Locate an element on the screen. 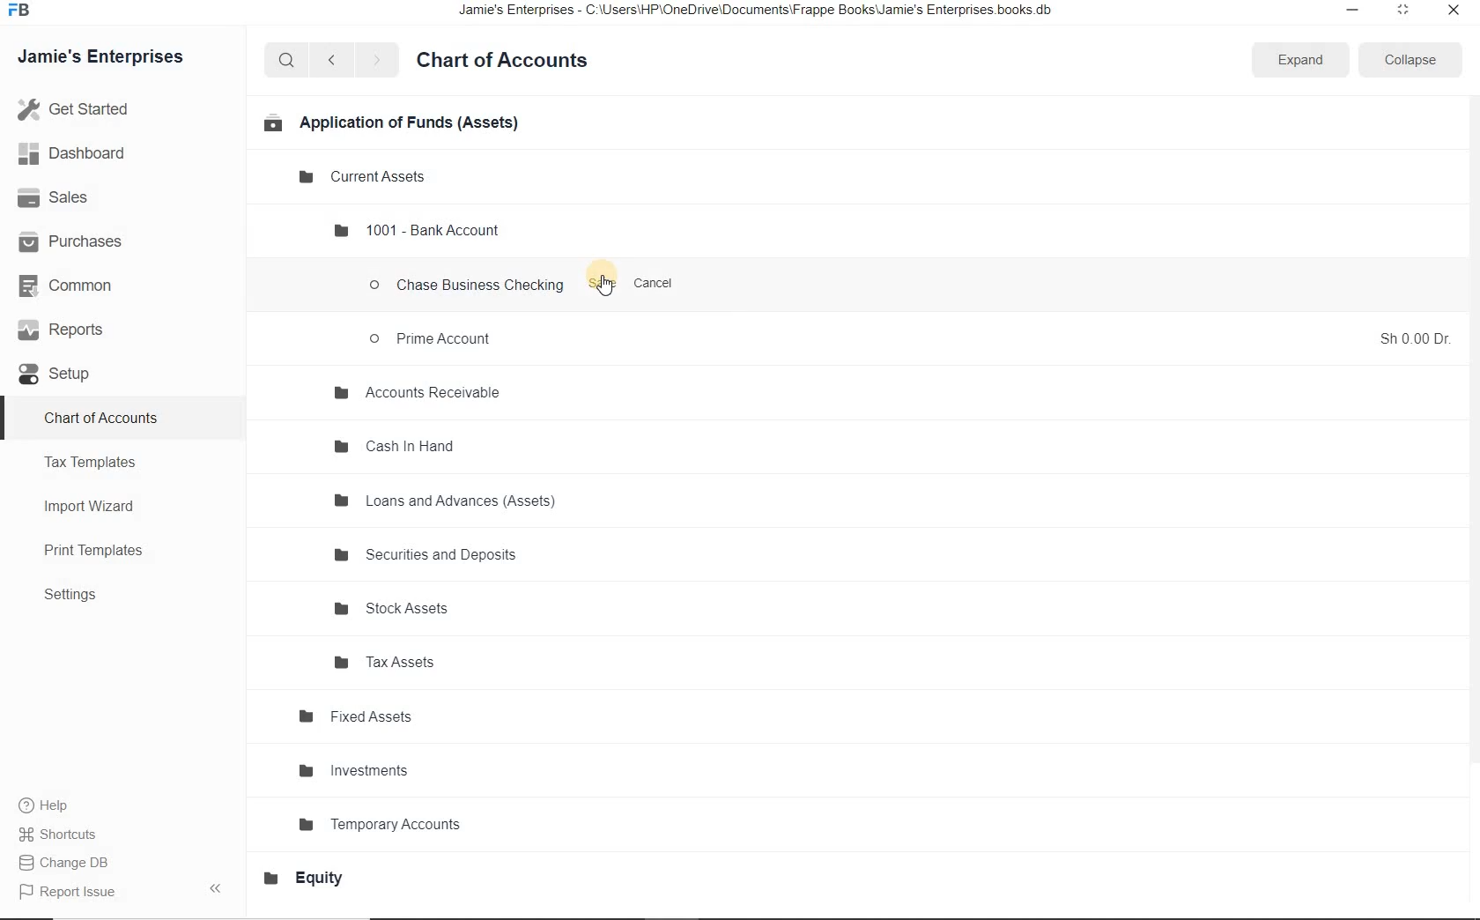 This screenshot has width=1480, height=920. Tax Assets is located at coordinates (396, 662).